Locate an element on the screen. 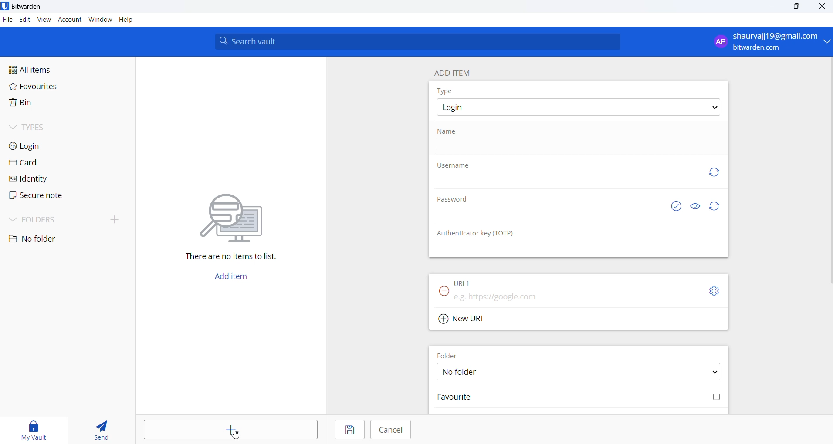 Image resolution: width=833 pixels, height=444 pixels. Name is located at coordinates (449, 131).